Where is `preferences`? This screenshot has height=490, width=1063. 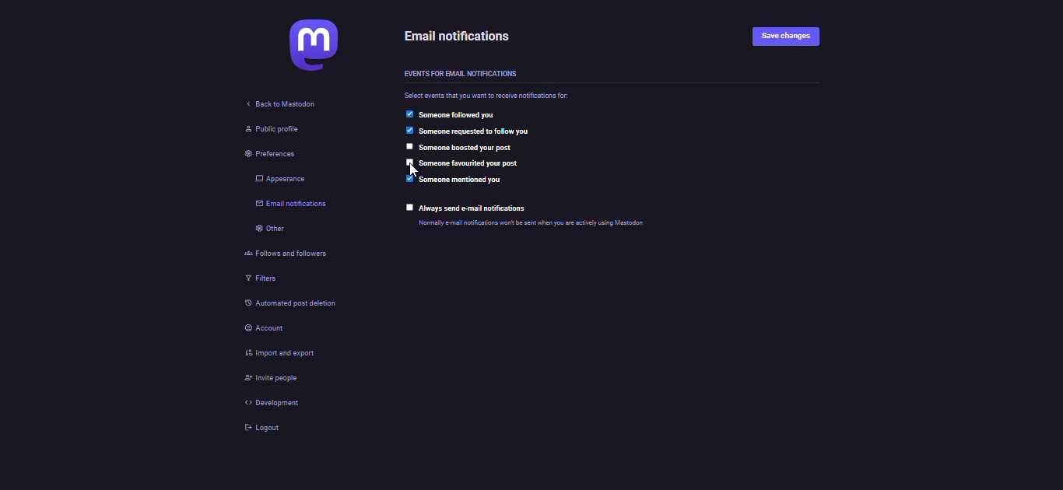 preferences is located at coordinates (262, 155).